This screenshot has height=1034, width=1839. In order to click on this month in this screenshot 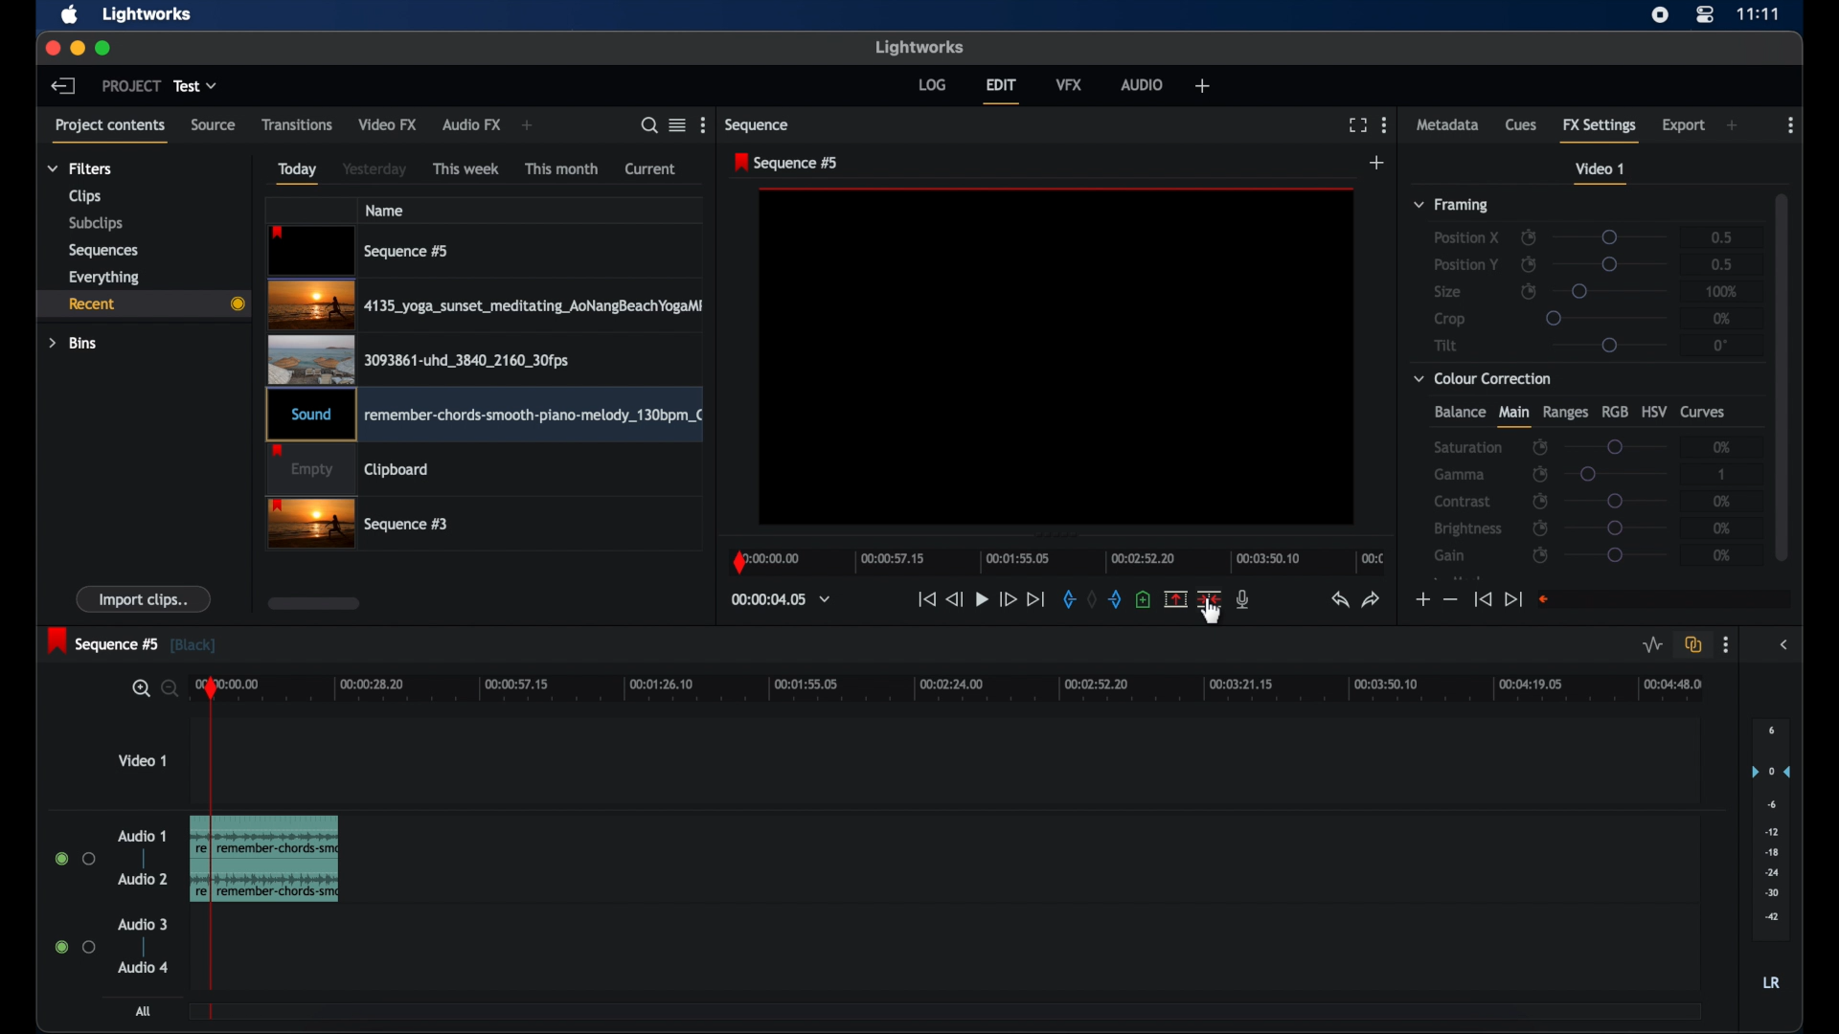, I will do `click(563, 169)`.